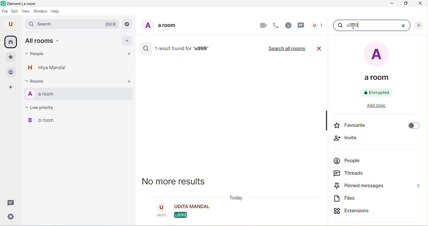  Describe the element at coordinates (377, 186) in the screenshot. I see `pinned message` at that location.